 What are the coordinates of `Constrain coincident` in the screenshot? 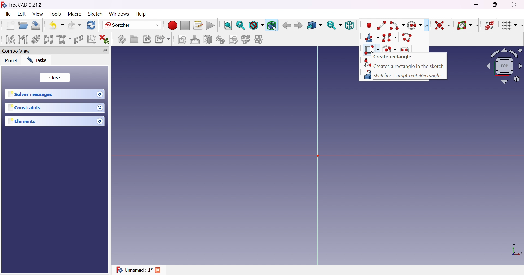 It's located at (440, 25).